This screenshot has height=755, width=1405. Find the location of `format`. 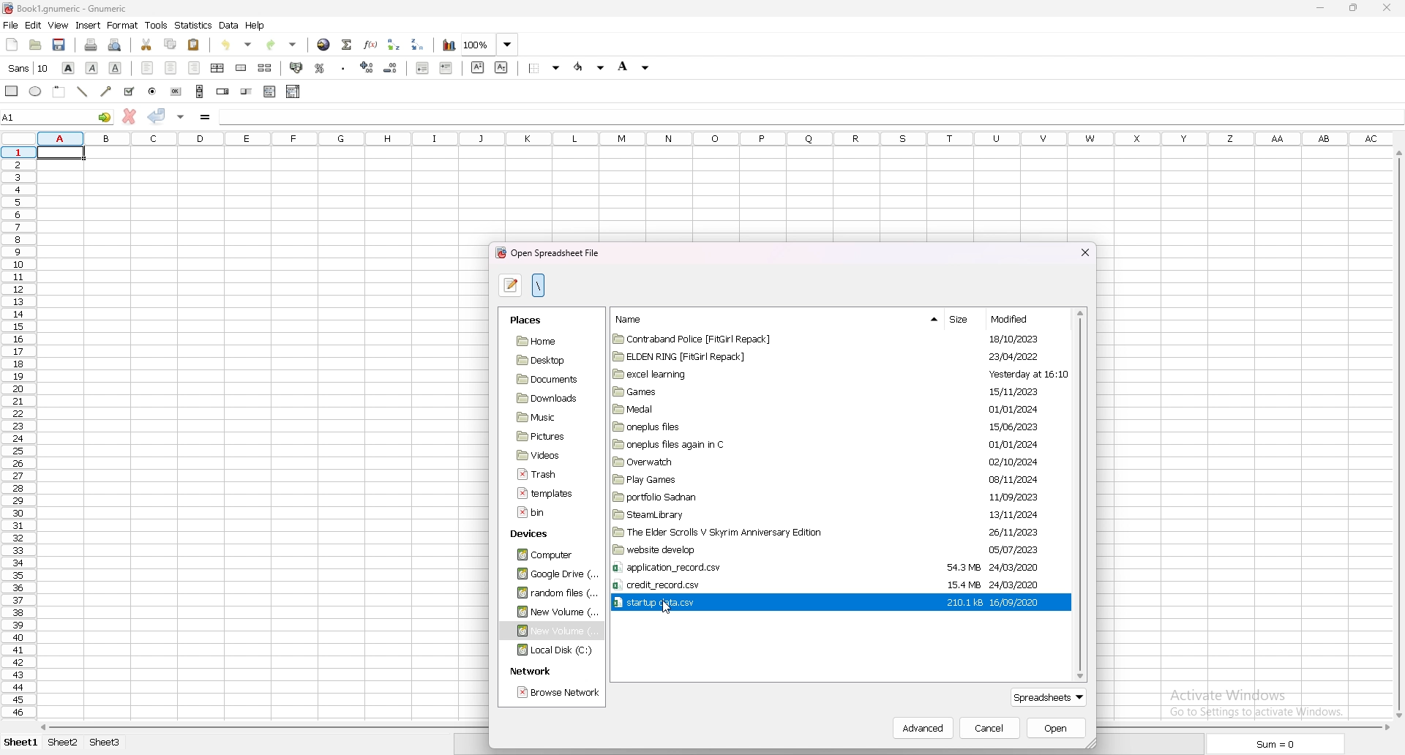

format is located at coordinates (124, 25).